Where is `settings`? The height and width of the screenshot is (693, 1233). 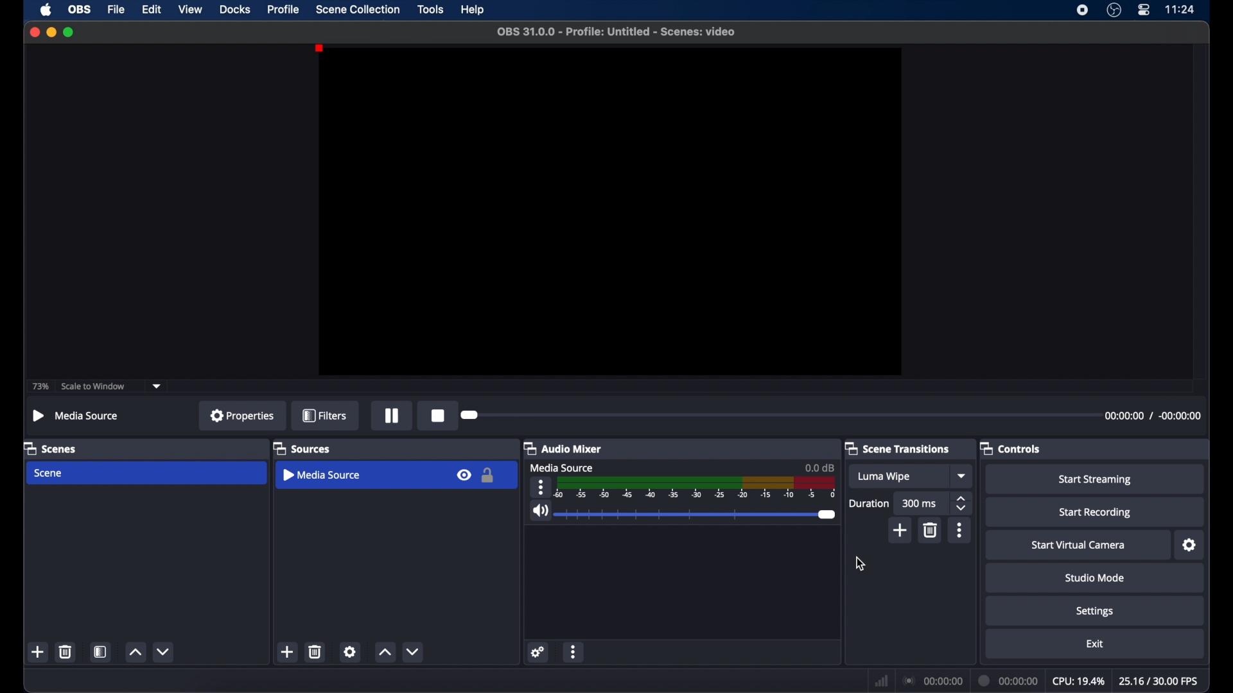 settings is located at coordinates (538, 652).